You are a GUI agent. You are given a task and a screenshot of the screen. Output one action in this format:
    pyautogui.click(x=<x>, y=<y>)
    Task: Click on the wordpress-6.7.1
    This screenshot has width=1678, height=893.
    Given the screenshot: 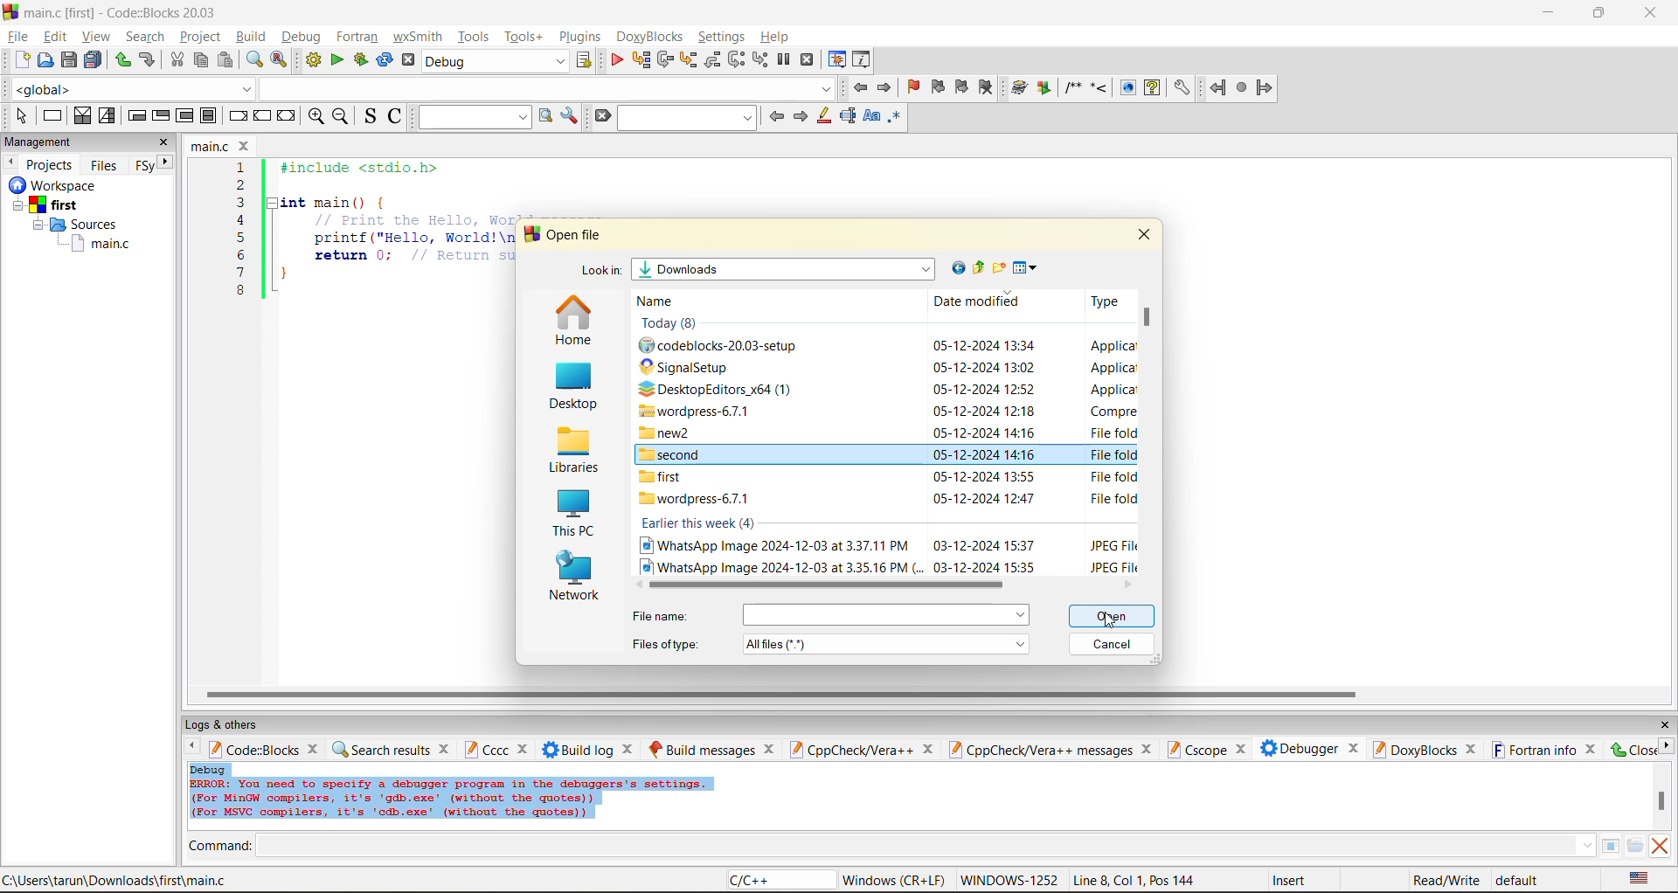 What is the action you would take?
    pyautogui.click(x=696, y=500)
    